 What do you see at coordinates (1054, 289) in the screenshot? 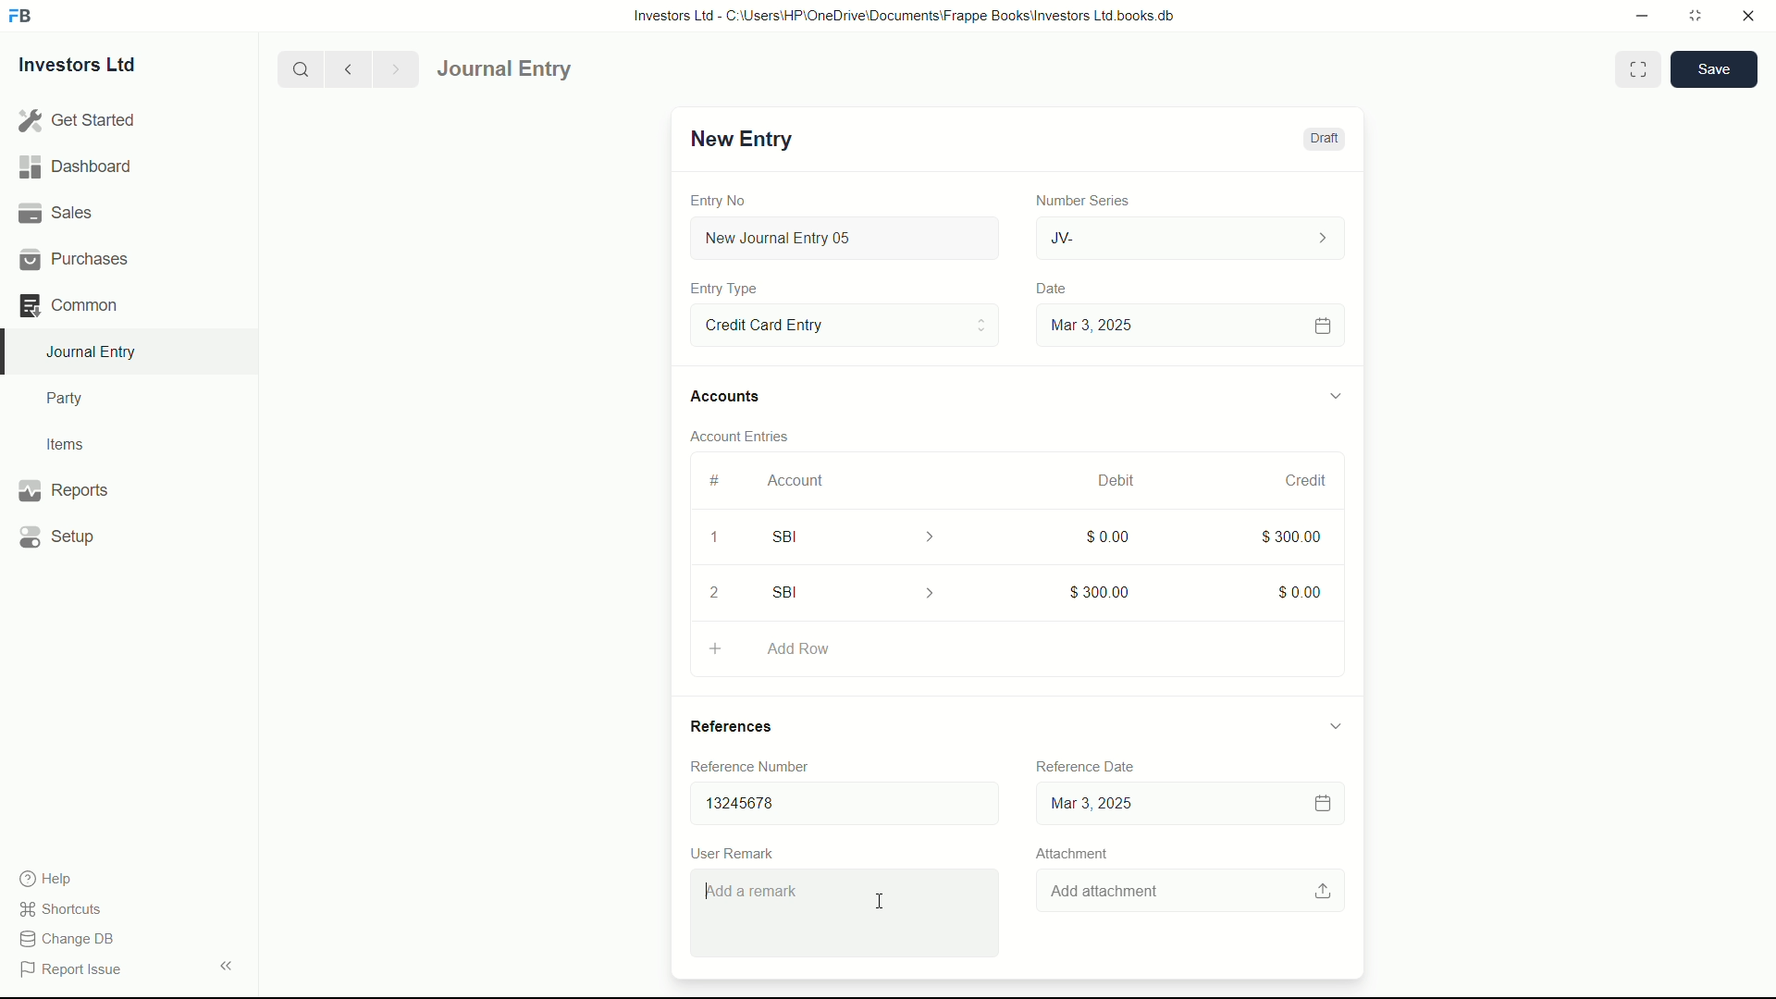
I see `Date` at bounding box center [1054, 289].